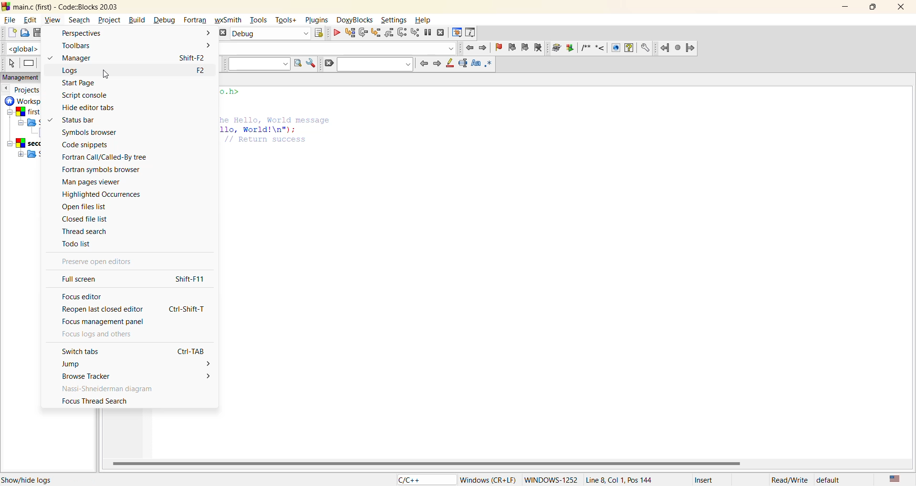 The width and height of the screenshot is (916, 486). I want to click on search, so click(80, 21).